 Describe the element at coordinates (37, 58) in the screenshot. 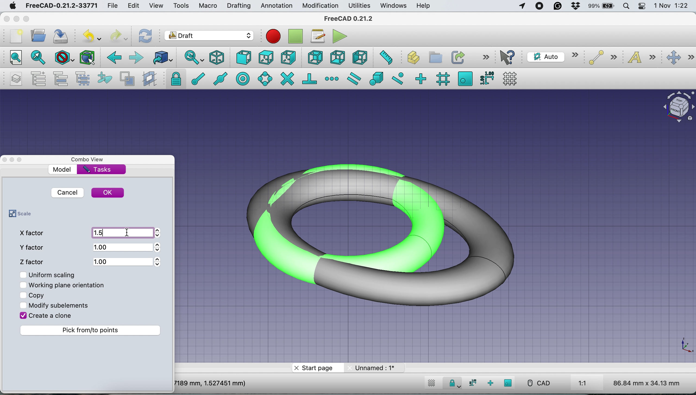

I see `fit all selection` at that location.